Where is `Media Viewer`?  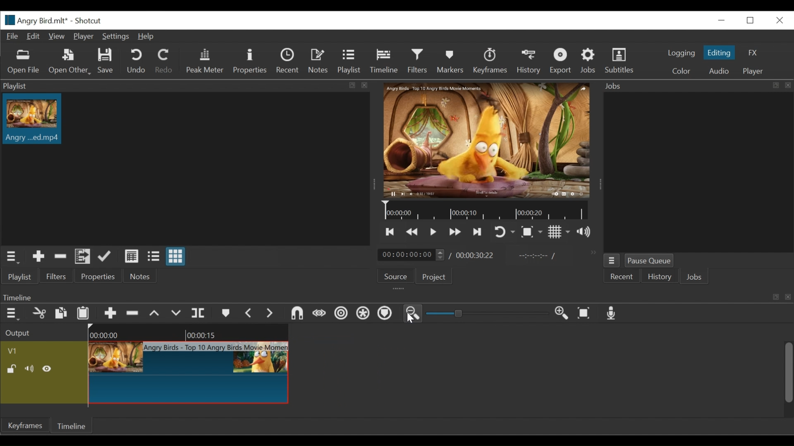 Media Viewer is located at coordinates (485, 140).